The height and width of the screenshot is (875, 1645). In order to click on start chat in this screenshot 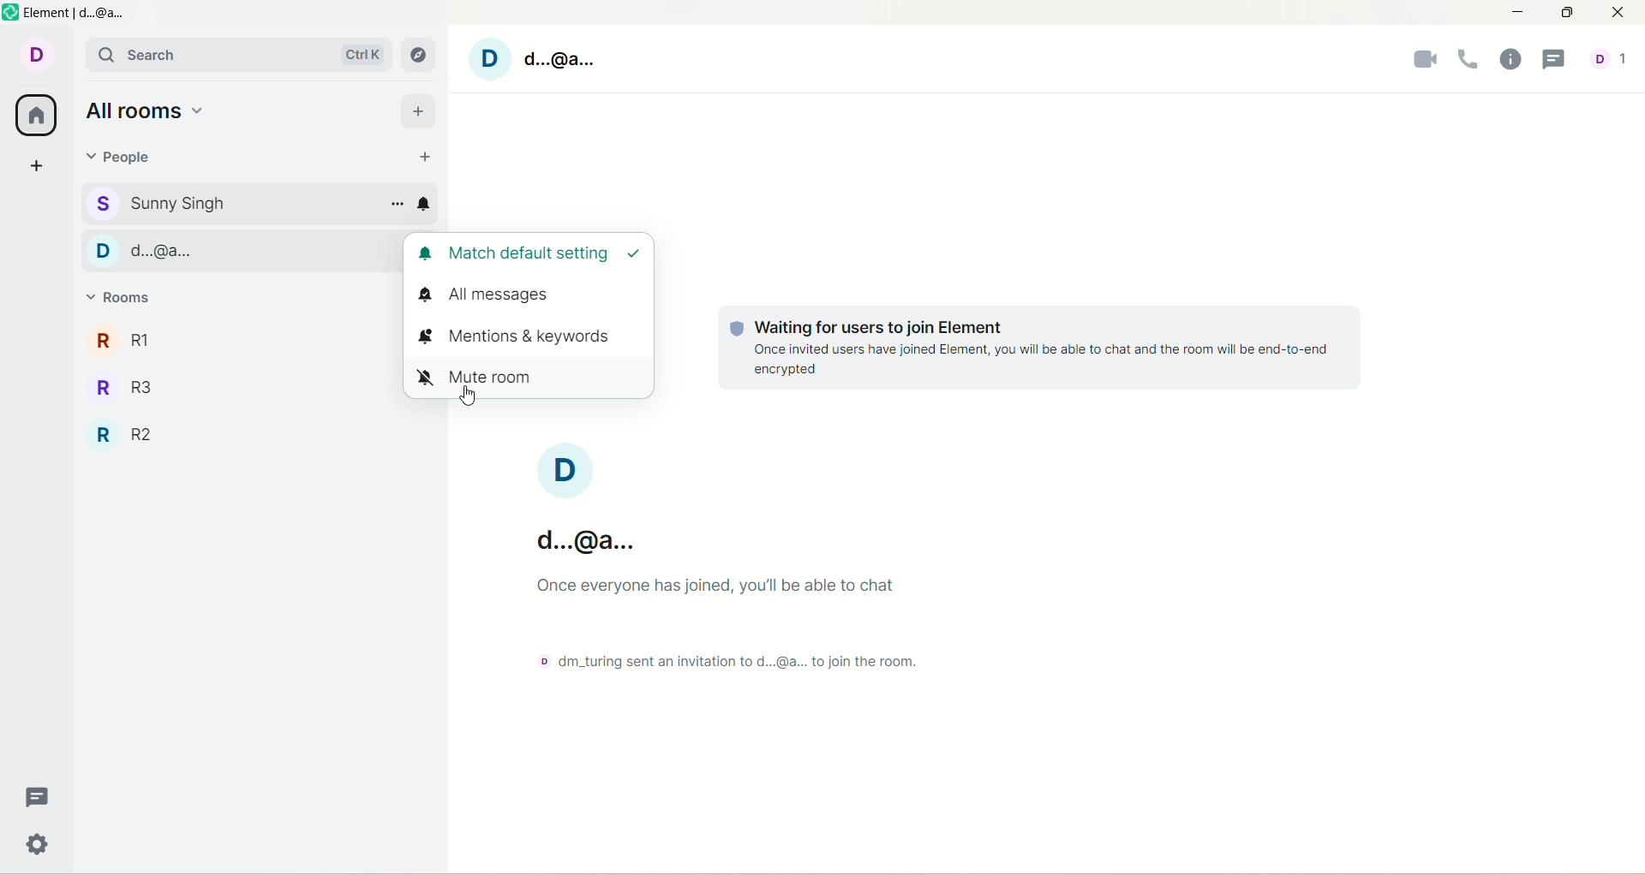, I will do `click(430, 158)`.